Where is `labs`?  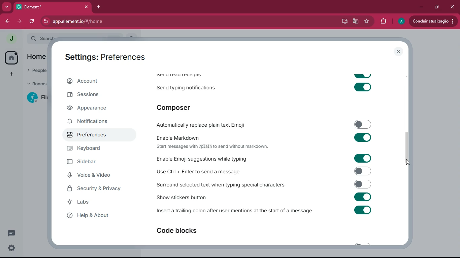
labs is located at coordinates (90, 202).